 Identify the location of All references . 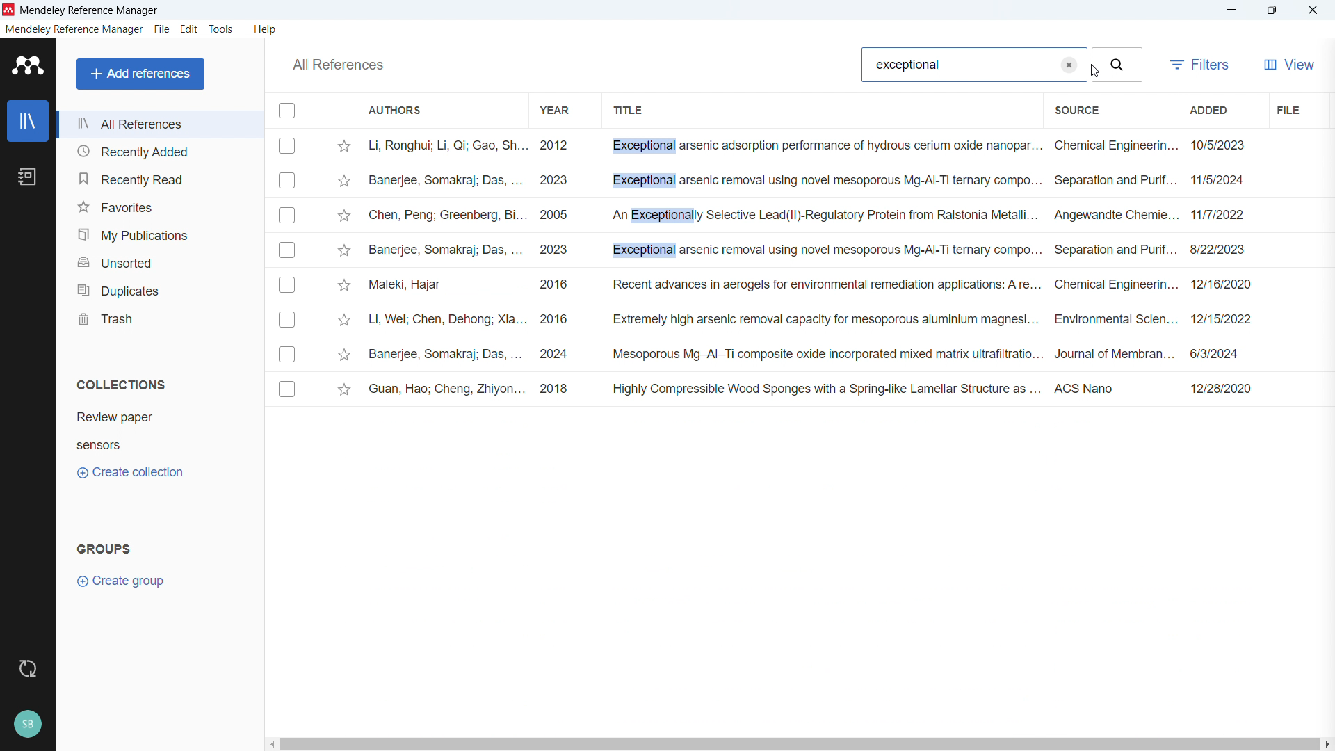
(159, 124).